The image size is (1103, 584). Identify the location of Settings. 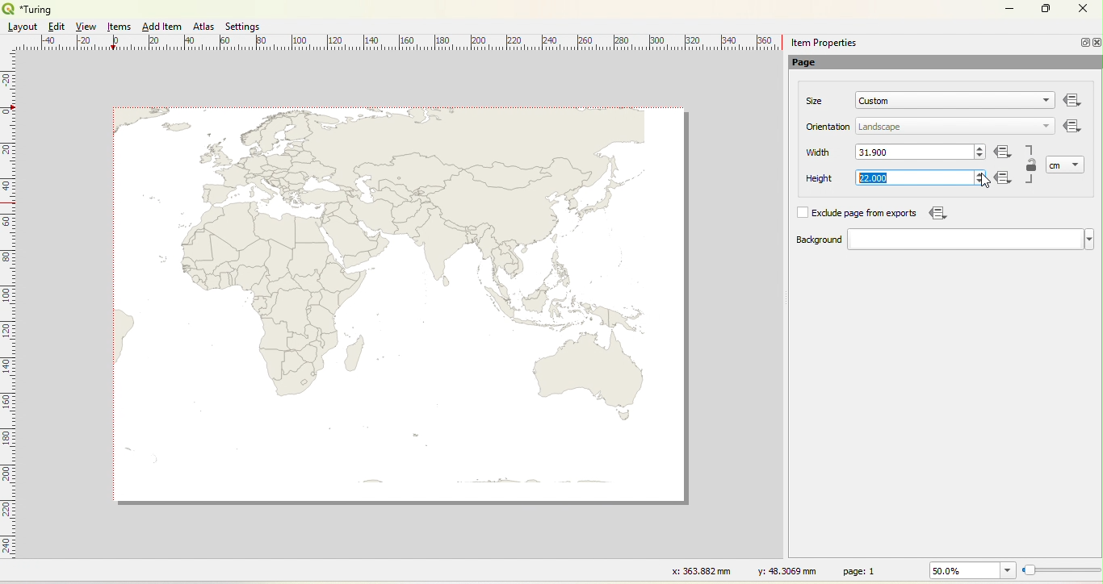
(244, 27).